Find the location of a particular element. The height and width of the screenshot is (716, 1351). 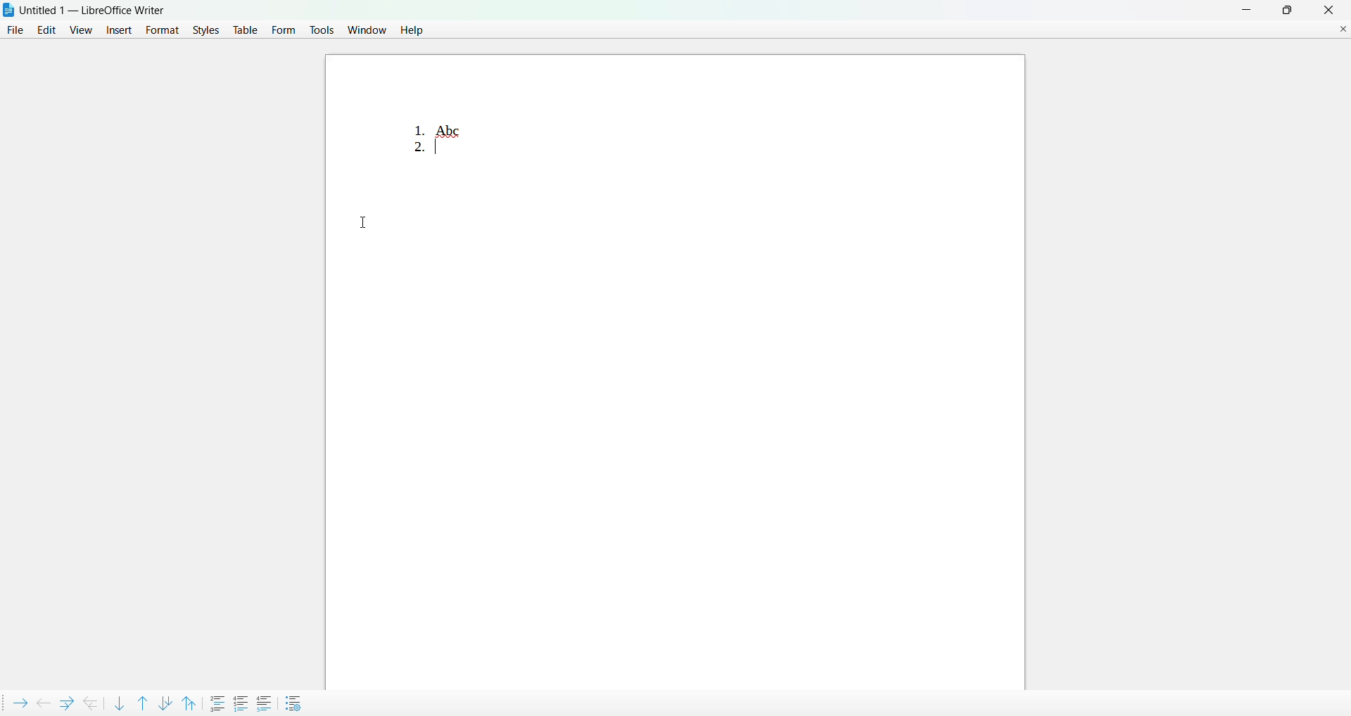

form is located at coordinates (284, 29).